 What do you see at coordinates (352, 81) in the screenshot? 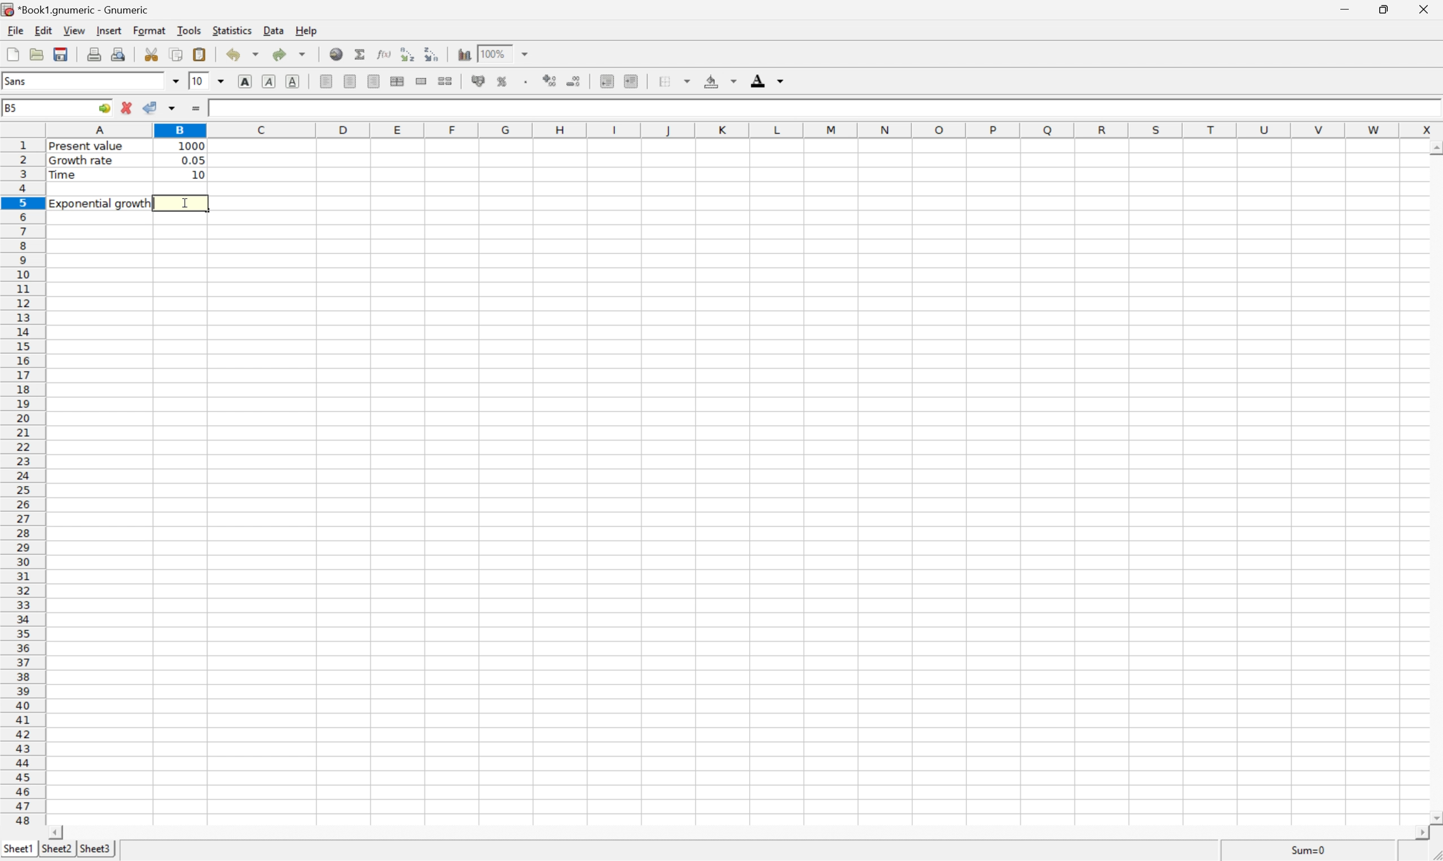
I see `Center horizontally` at bounding box center [352, 81].